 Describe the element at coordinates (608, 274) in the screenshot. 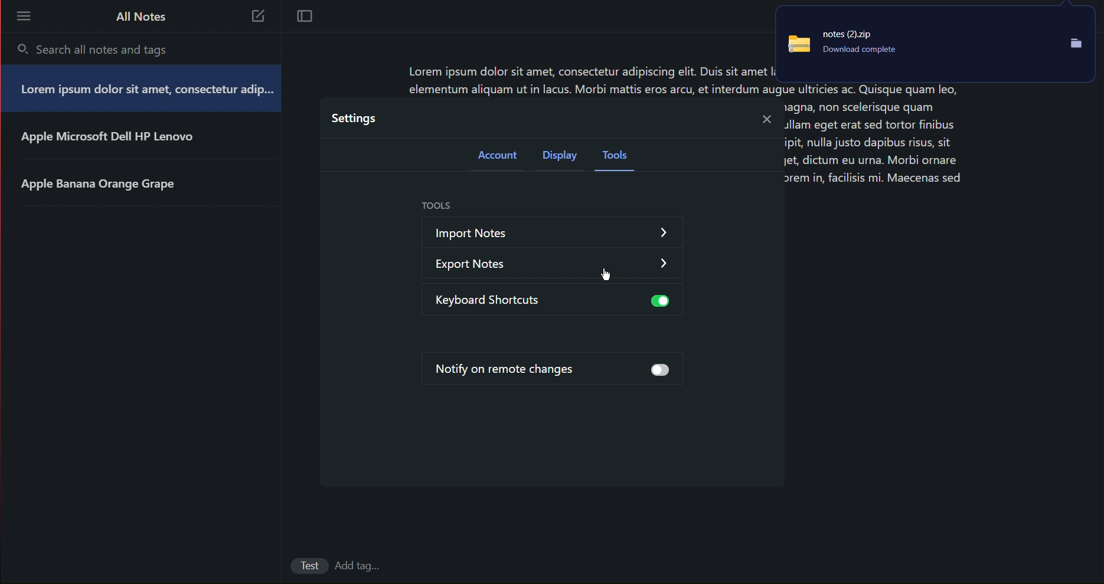

I see `cursor` at that location.